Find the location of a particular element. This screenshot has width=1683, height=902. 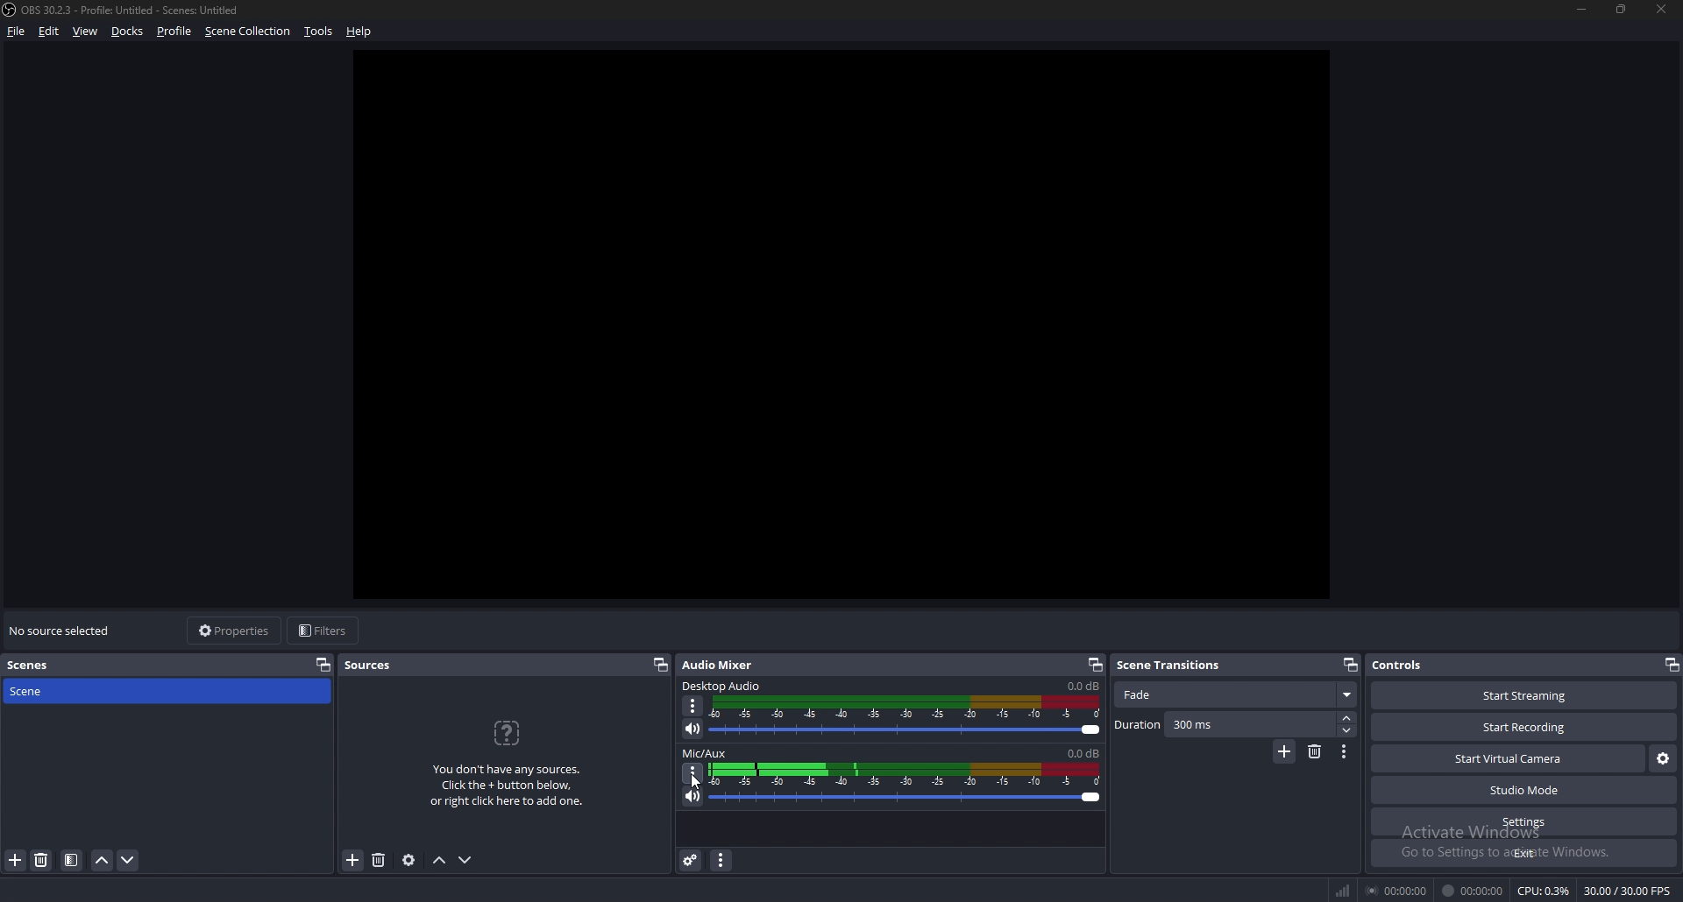

network is located at coordinates (1342, 891).